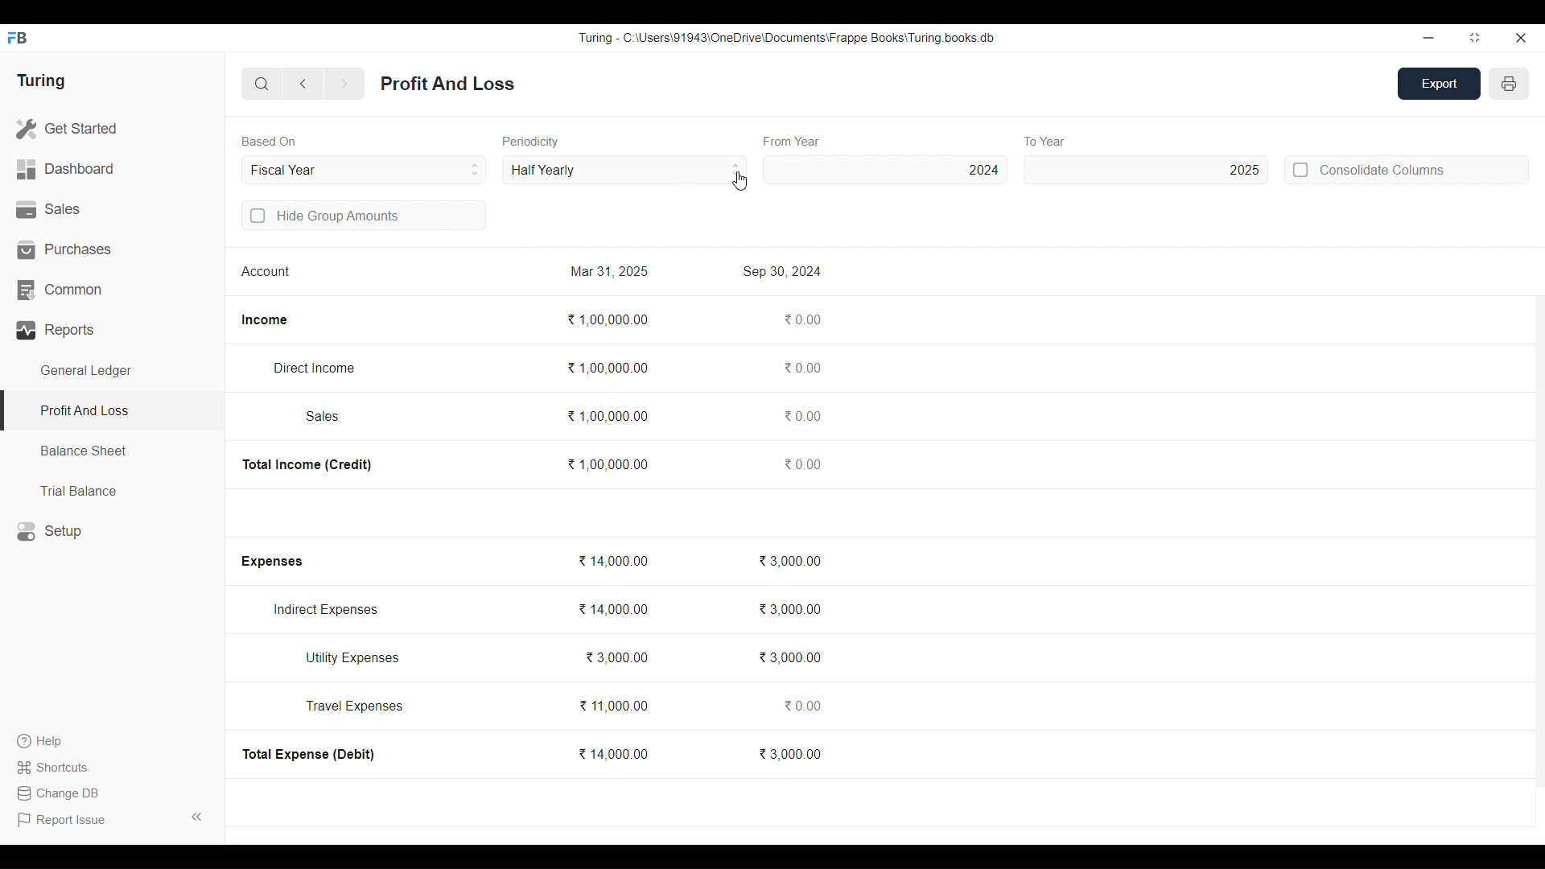 The image size is (1545, 869). What do you see at coordinates (270, 562) in the screenshot?
I see `Expenses` at bounding box center [270, 562].